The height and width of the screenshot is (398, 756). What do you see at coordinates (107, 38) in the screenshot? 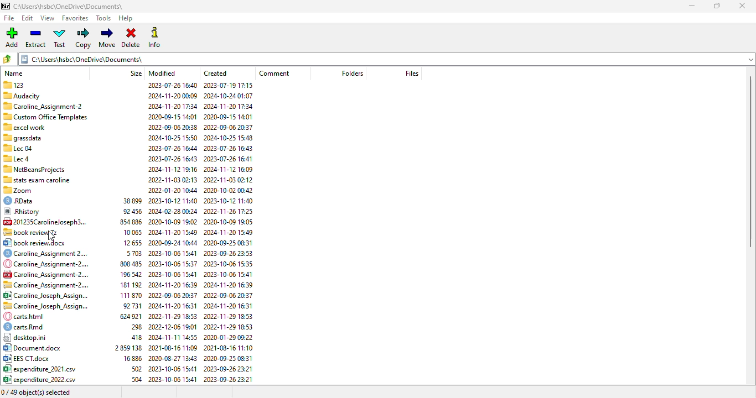
I see `move` at bounding box center [107, 38].